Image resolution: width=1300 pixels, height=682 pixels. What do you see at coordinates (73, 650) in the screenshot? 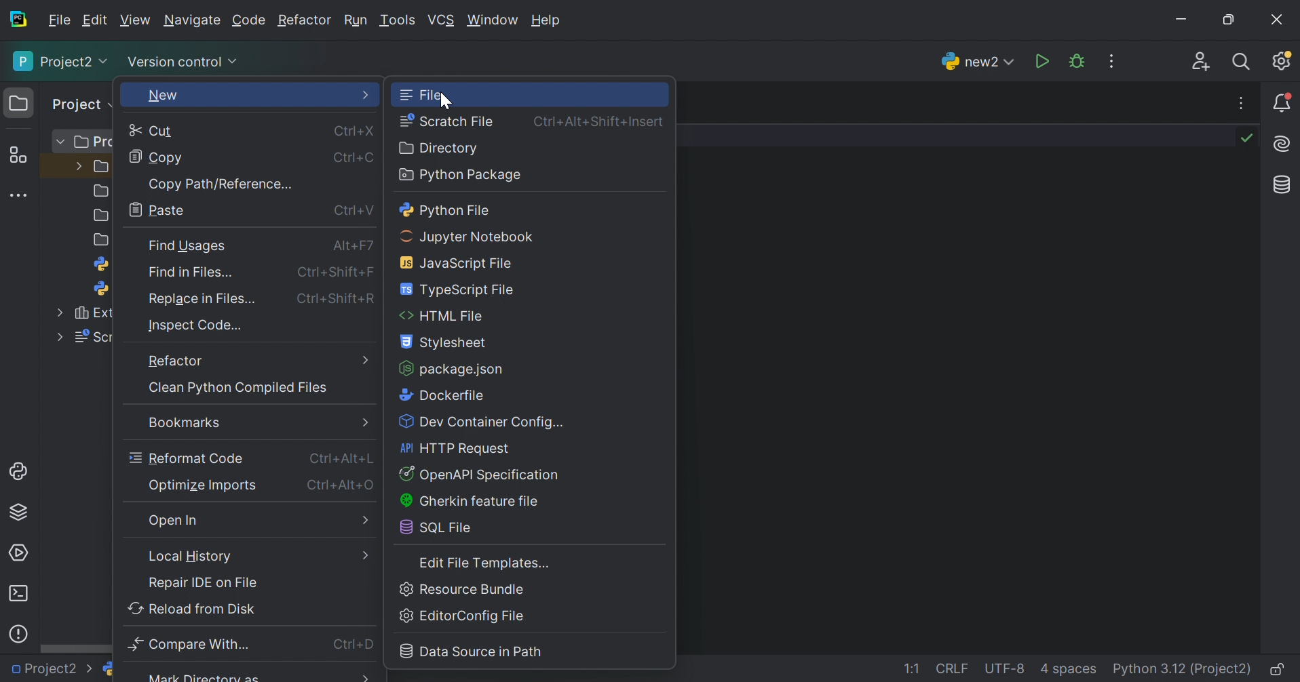
I see `Scroll bar` at bounding box center [73, 650].